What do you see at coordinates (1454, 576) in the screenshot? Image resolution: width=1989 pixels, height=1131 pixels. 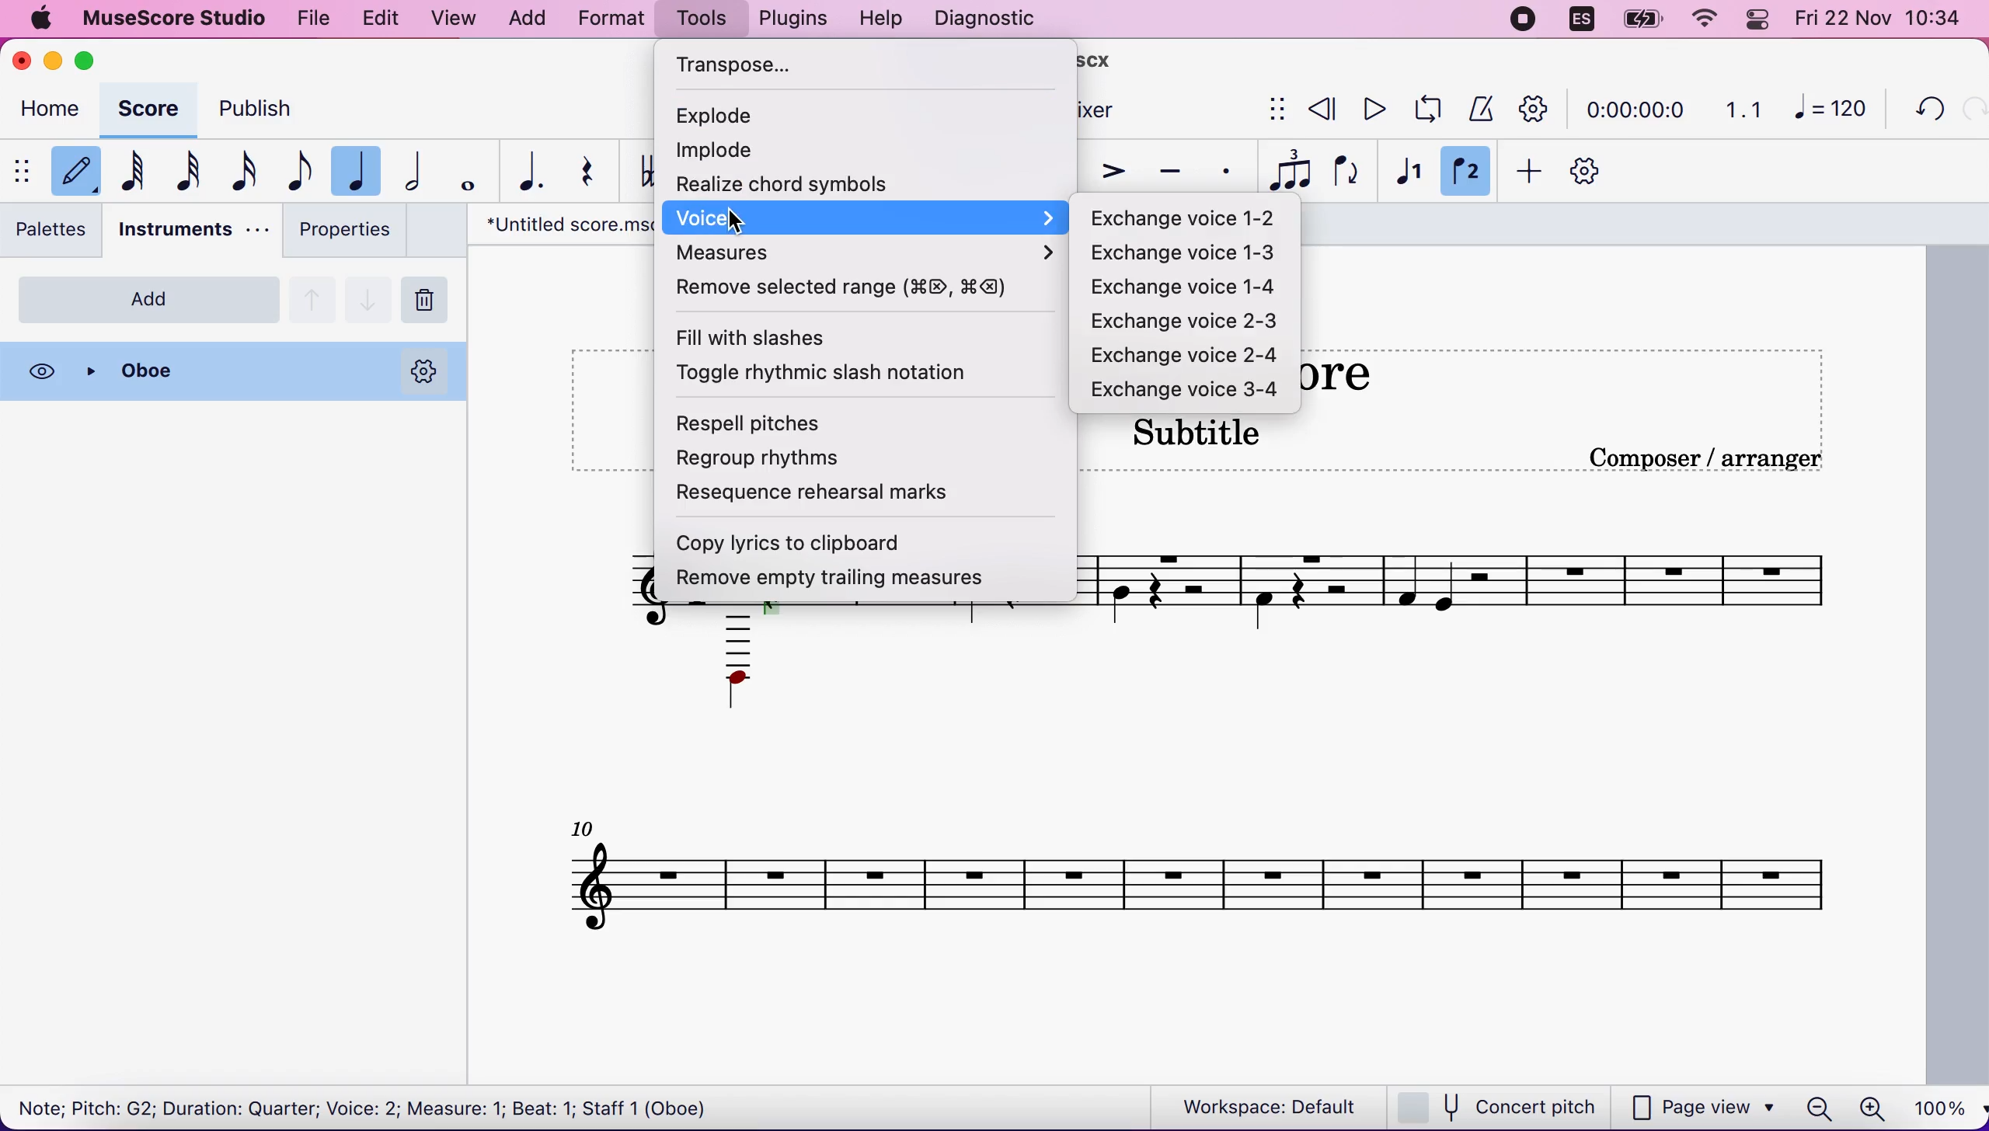 I see `composer` at bounding box center [1454, 576].